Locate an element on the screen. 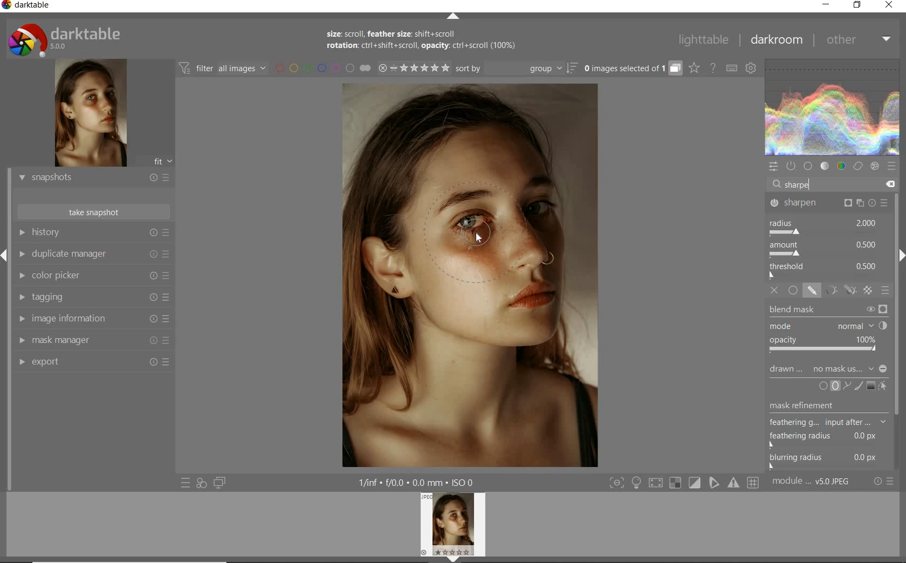 The height and width of the screenshot is (563, 906). SHARPEN is located at coordinates (829, 204).